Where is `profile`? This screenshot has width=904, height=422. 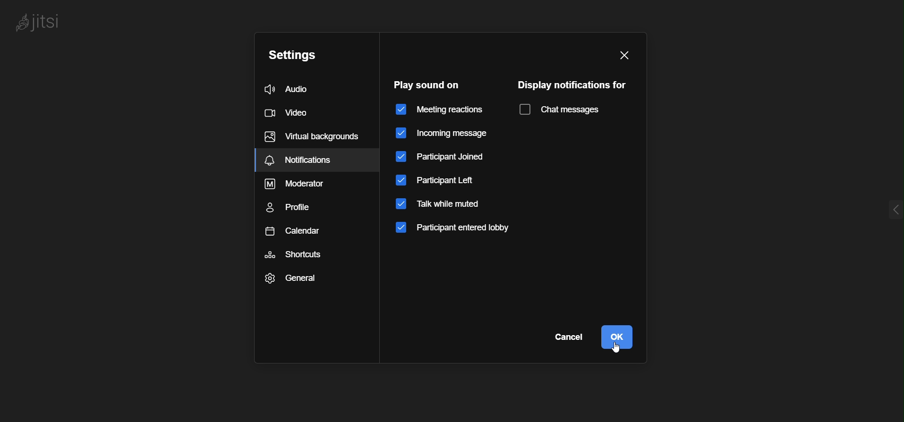 profile is located at coordinates (296, 210).